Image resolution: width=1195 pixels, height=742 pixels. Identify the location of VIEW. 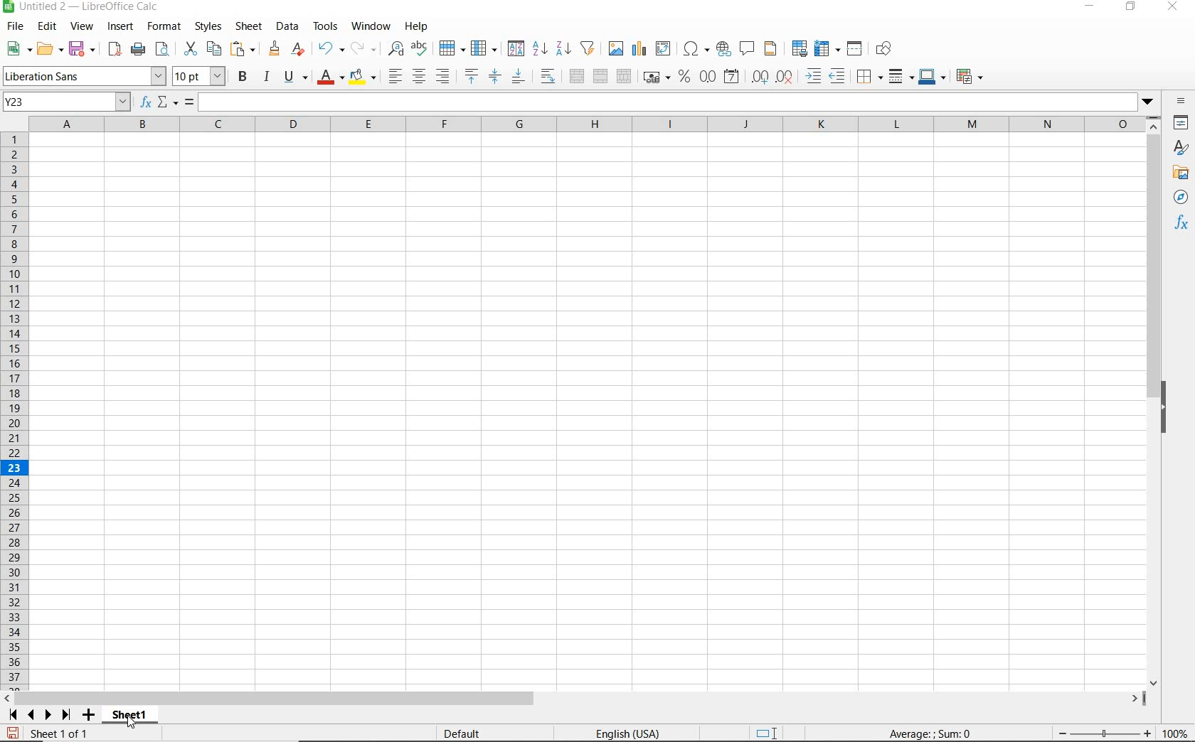
(83, 26).